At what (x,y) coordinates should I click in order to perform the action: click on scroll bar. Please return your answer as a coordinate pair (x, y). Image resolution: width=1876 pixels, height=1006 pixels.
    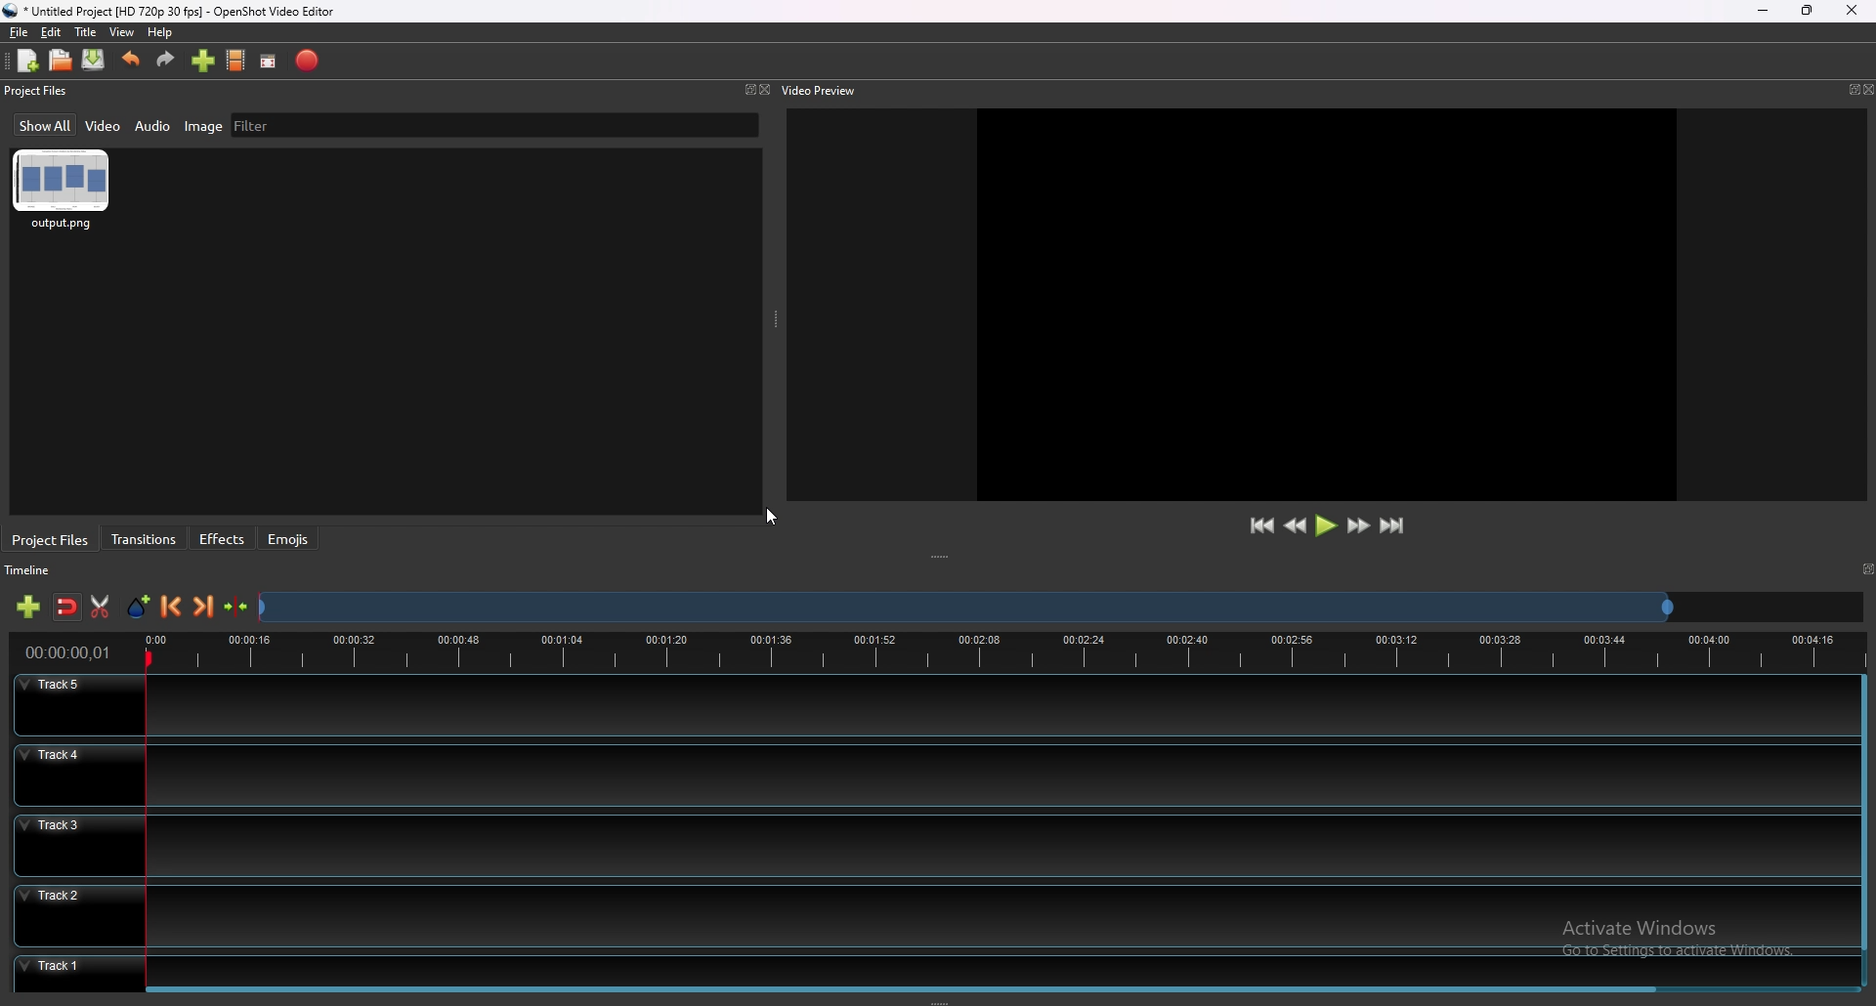
    Looking at the image, I should click on (910, 991).